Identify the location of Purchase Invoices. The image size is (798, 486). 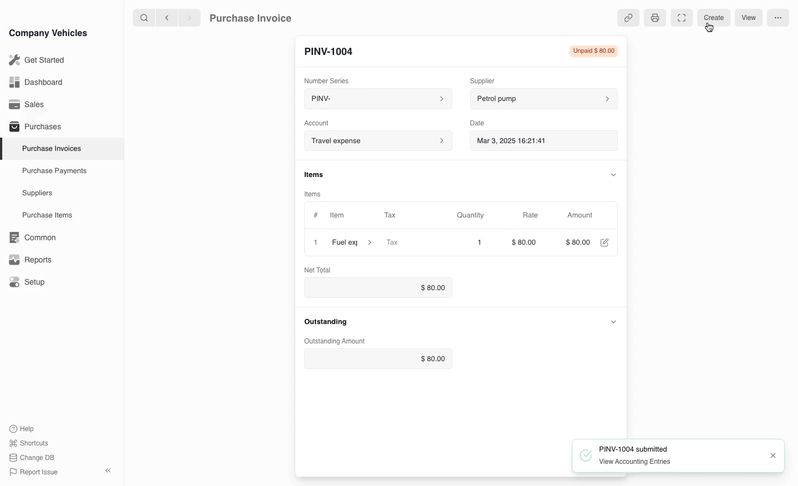
(49, 148).